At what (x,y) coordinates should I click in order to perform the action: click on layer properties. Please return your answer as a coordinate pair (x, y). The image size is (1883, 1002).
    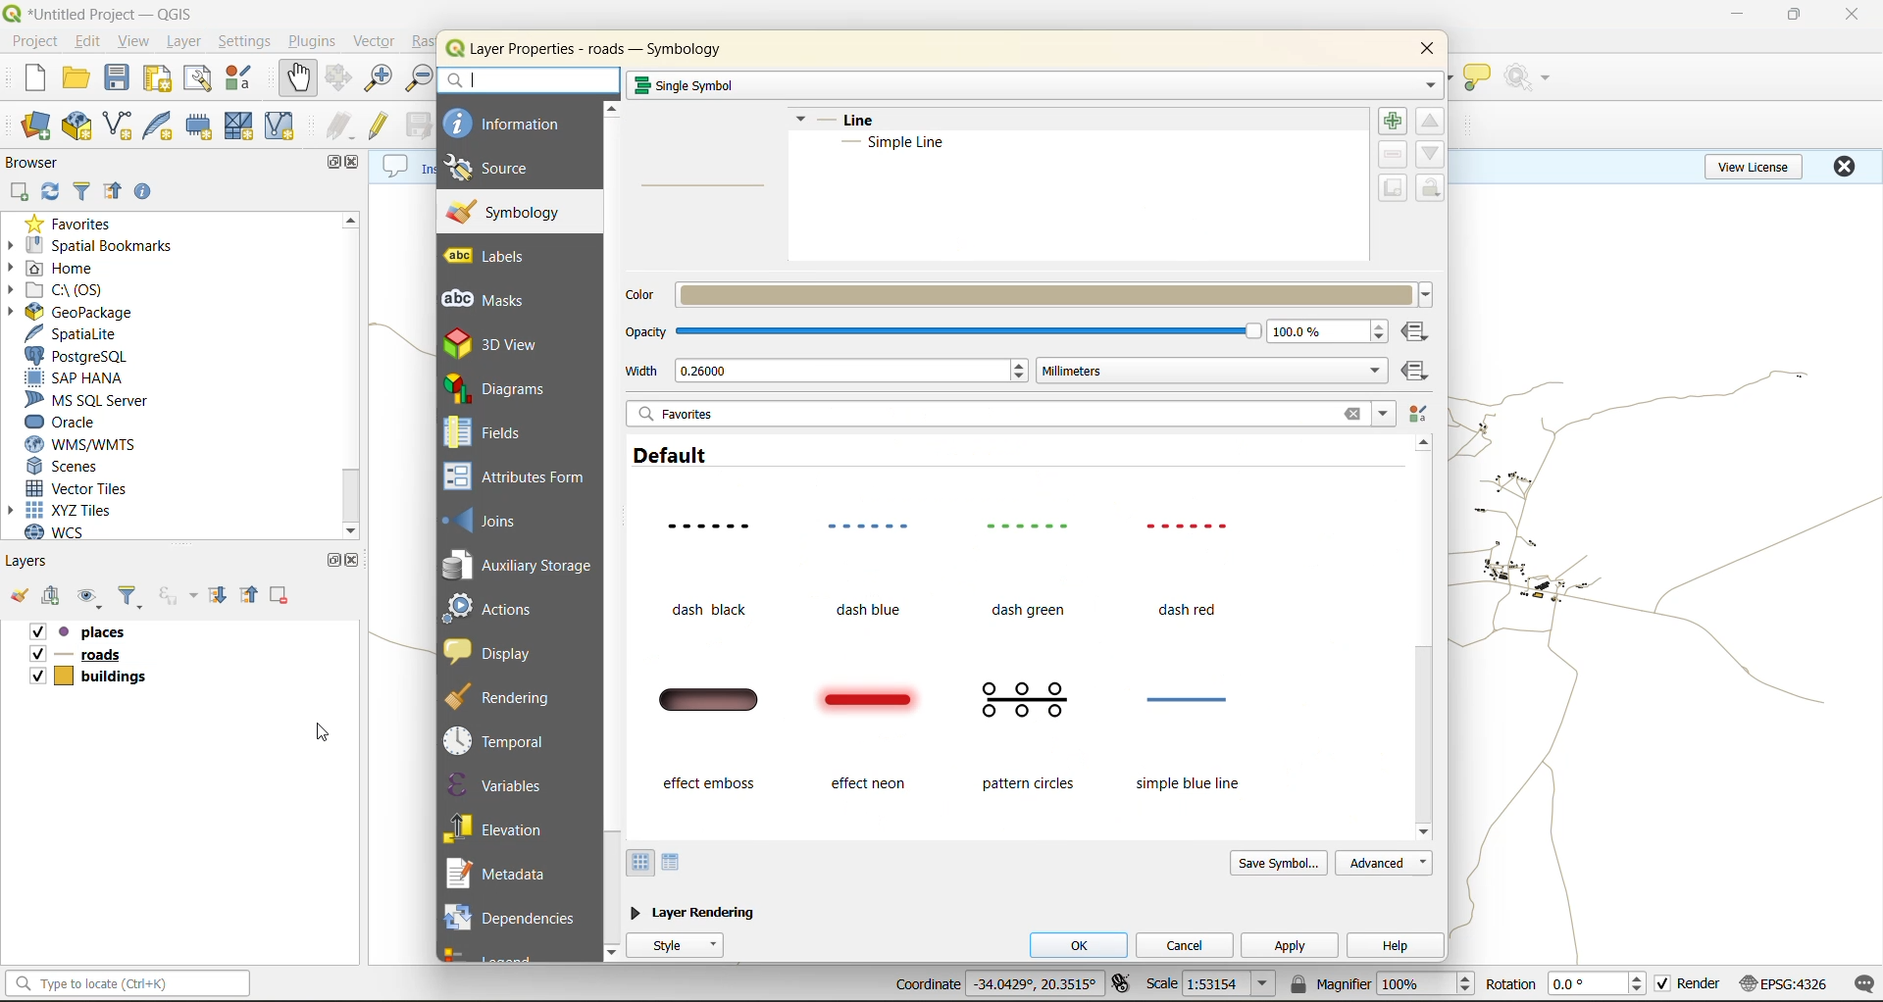
    Looking at the image, I should click on (585, 45).